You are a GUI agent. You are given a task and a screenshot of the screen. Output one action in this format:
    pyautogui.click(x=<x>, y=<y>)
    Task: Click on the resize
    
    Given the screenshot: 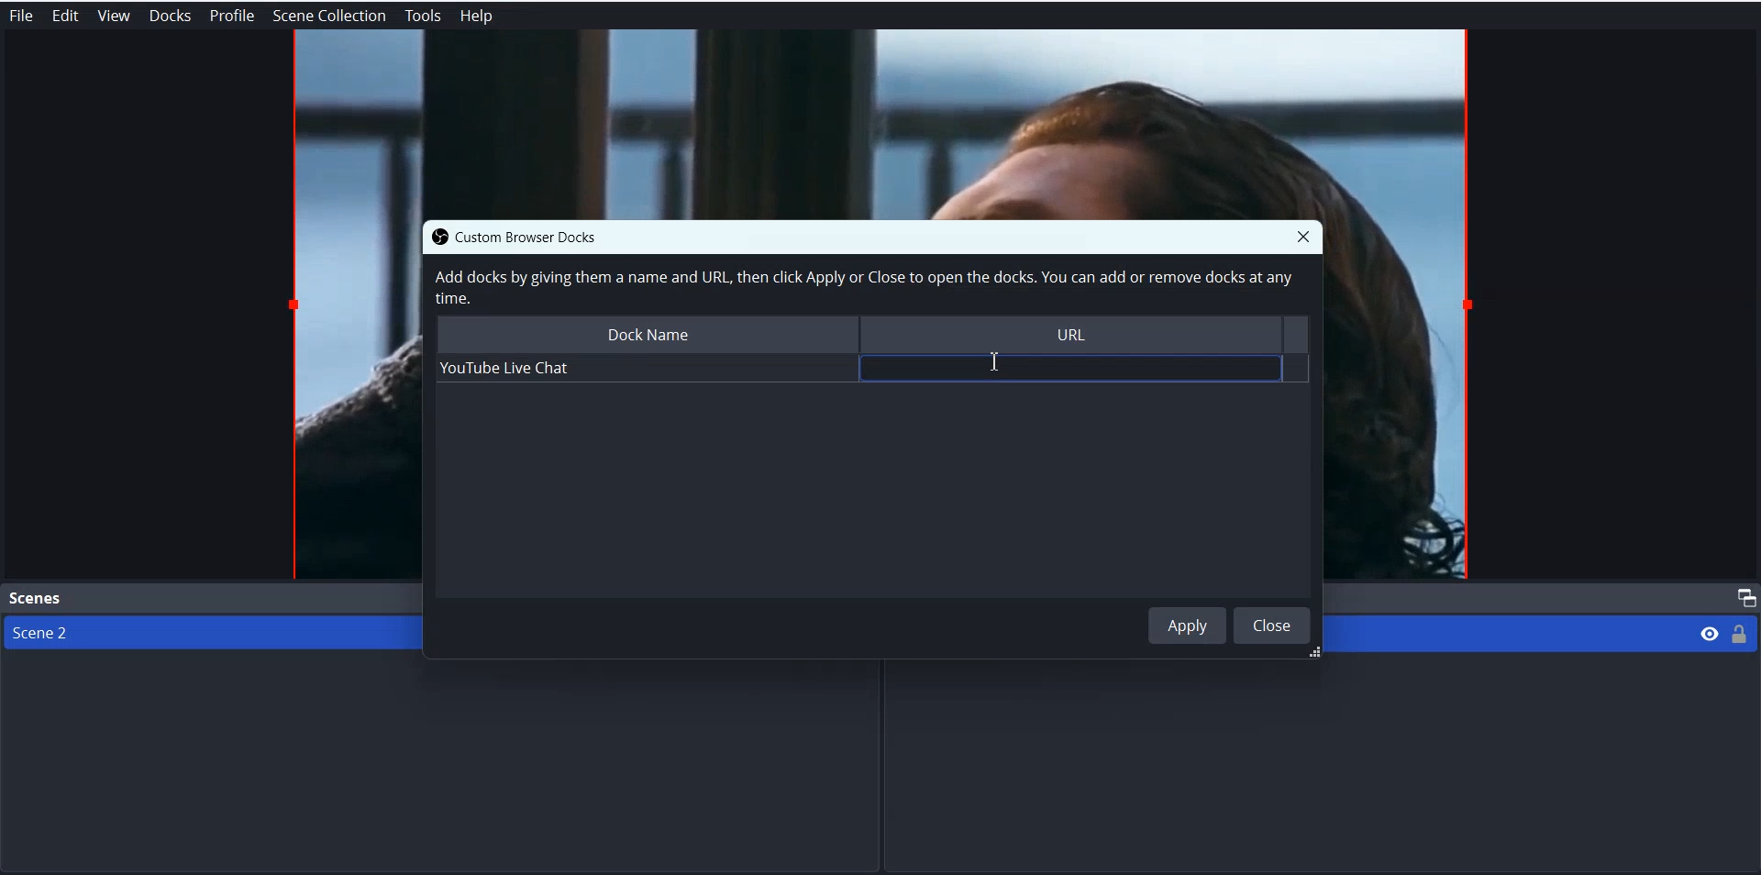 What is the action you would take?
    pyautogui.click(x=1311, y=654)
    